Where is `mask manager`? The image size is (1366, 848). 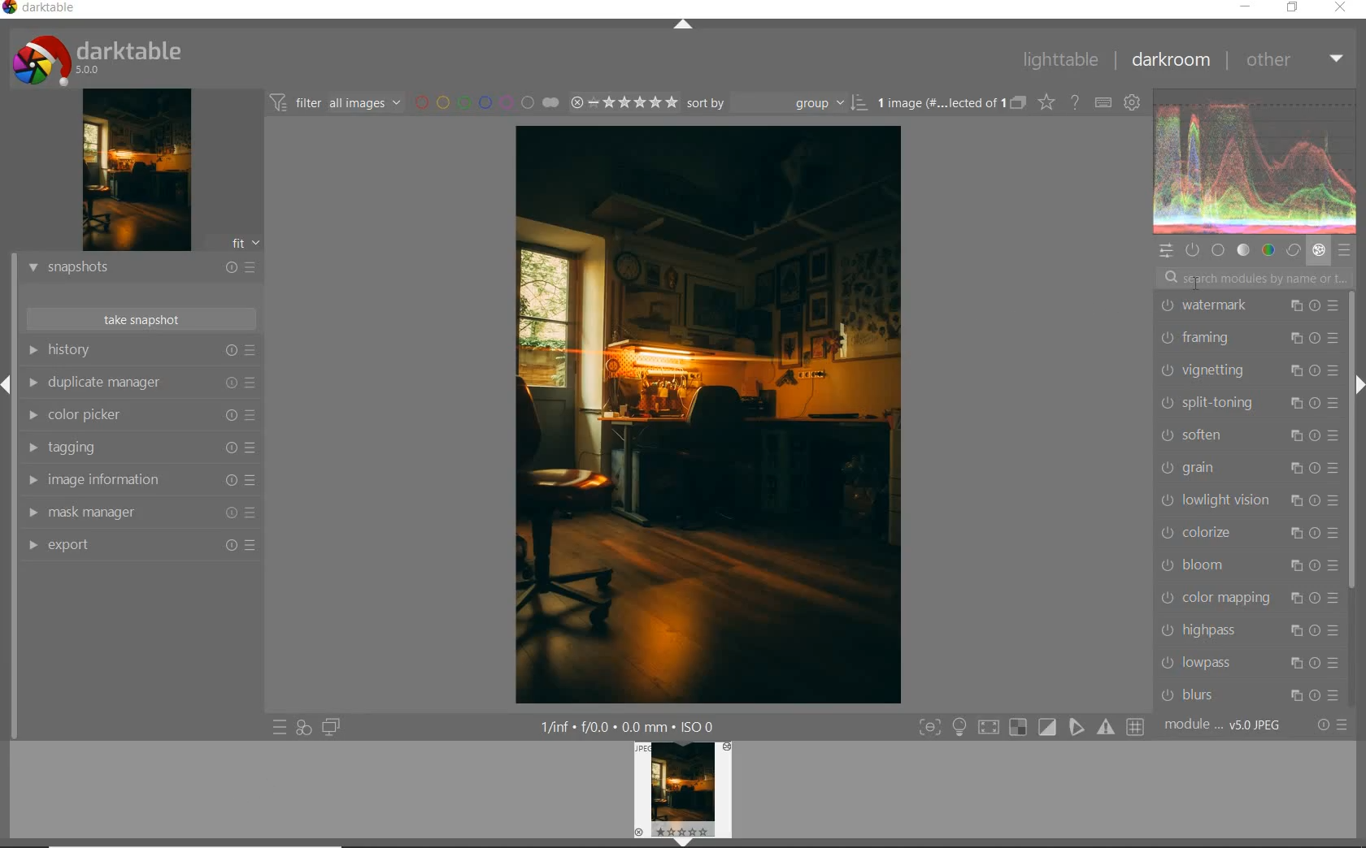
mask manager is located at coordinates (137, 514).